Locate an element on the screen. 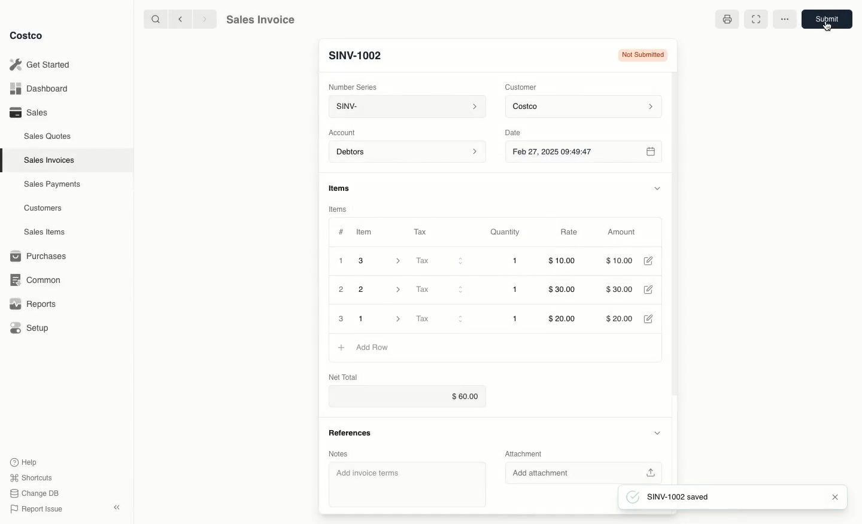  Customer is located at coordinates (521, 86).